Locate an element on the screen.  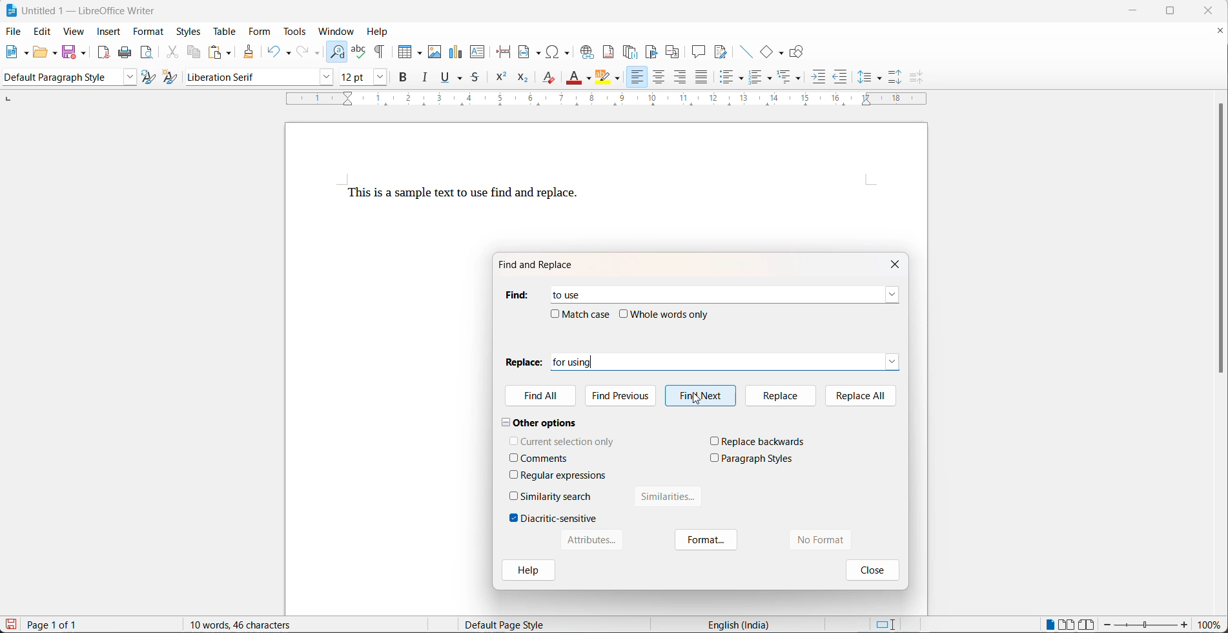
save is located at coordinates (11, 624).